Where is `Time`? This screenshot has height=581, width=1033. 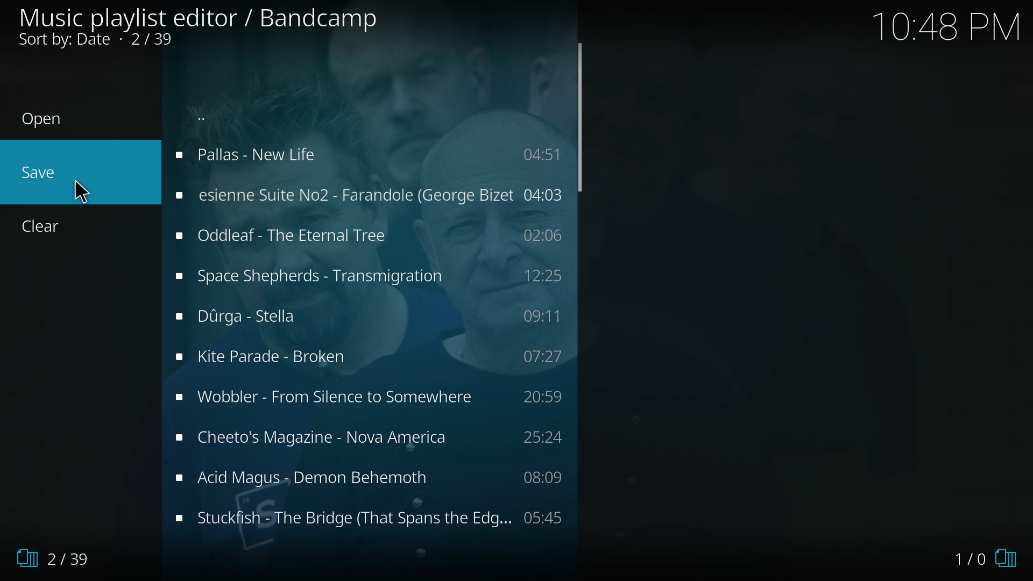 Time is located at coordinates (946, 25).